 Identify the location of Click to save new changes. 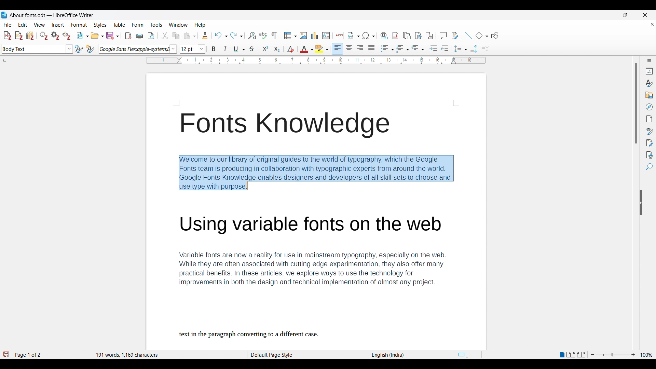
(6, 354).